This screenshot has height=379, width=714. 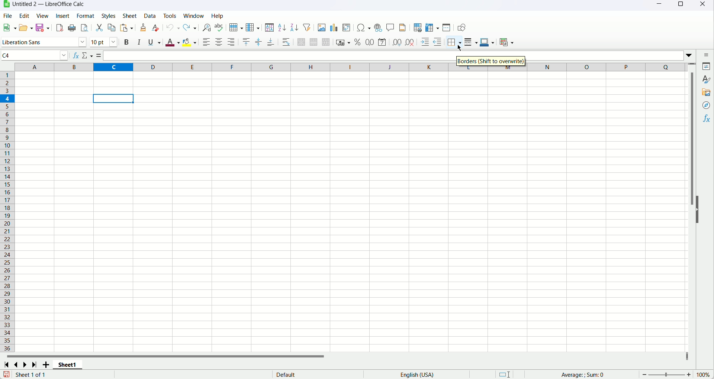 What do you see at coordinates (290, 375) in the screenshot?
I see `text` at bounding box center [290, 375].